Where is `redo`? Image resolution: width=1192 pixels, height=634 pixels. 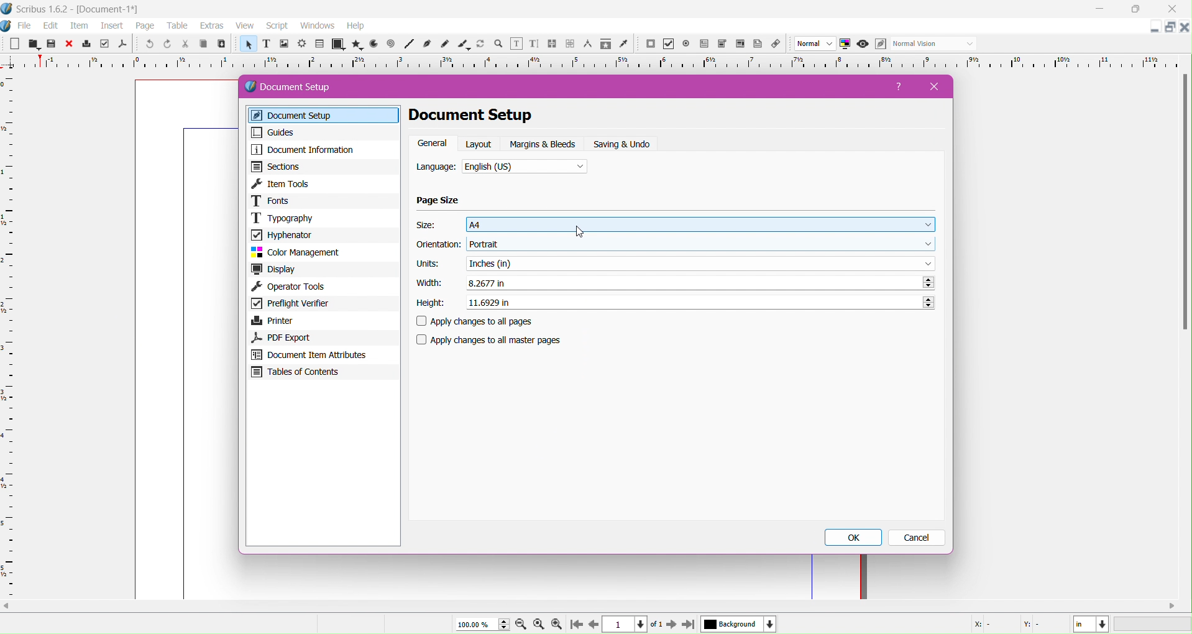 redo is located at coordinates (166, 44).